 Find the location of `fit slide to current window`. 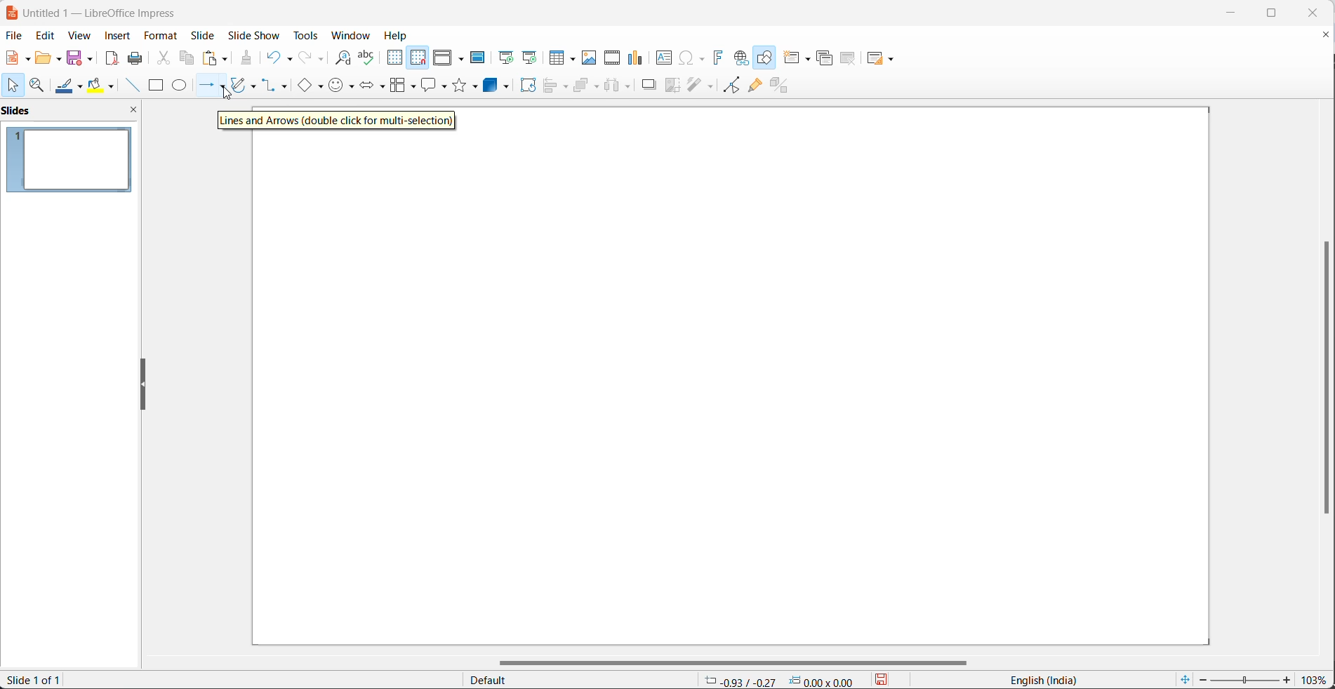

fit slide to current window is located at coordinates (1183, 680).